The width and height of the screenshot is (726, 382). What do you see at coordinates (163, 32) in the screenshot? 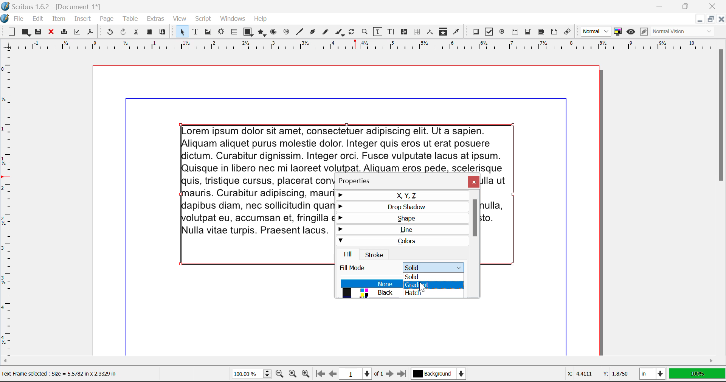
I see `Paste` at bounding box center [163, 32].